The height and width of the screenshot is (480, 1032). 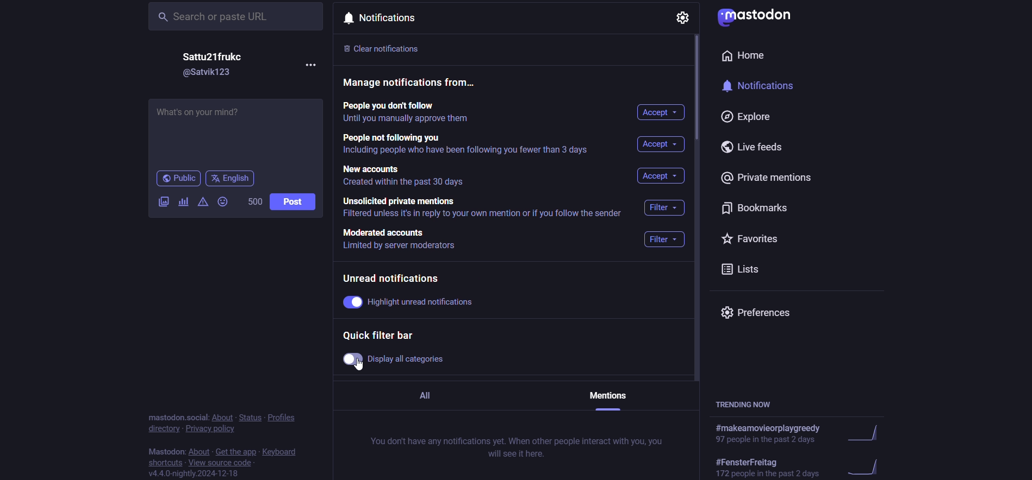 What do you see at coordinates (204, 201) in the screenshot?
I see `warning message` at bounding box center [204, 201].